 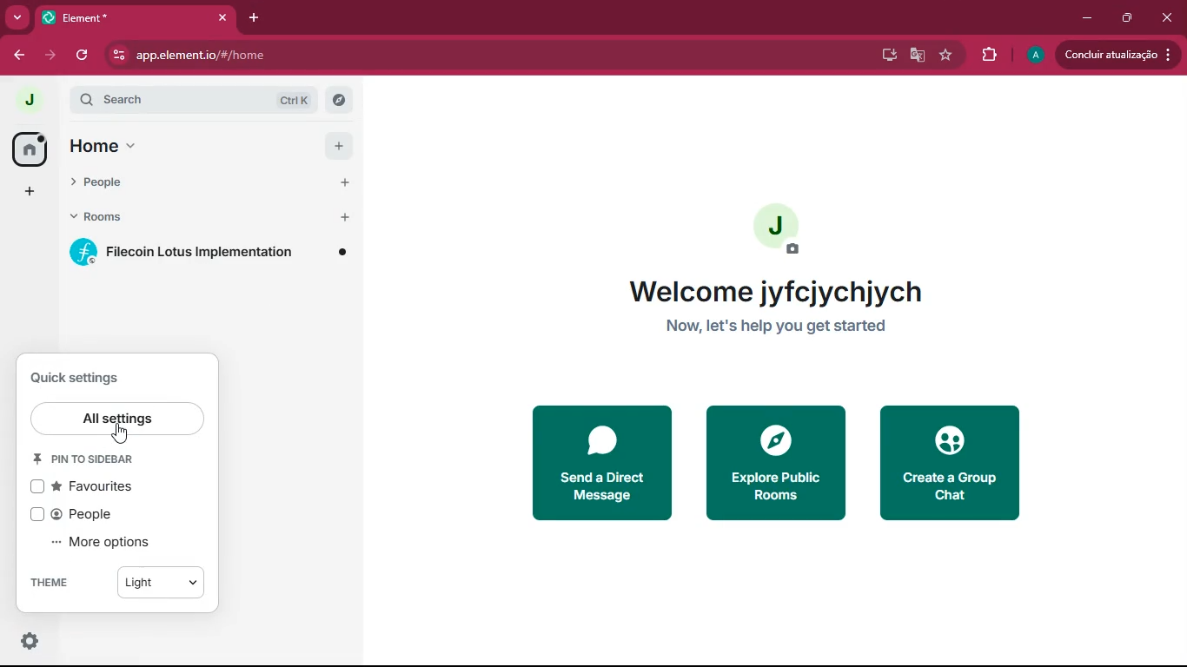 What do you see at coordinates (116, 18) in the screenshot?
I see `tab` at bounding box center [116, 18].